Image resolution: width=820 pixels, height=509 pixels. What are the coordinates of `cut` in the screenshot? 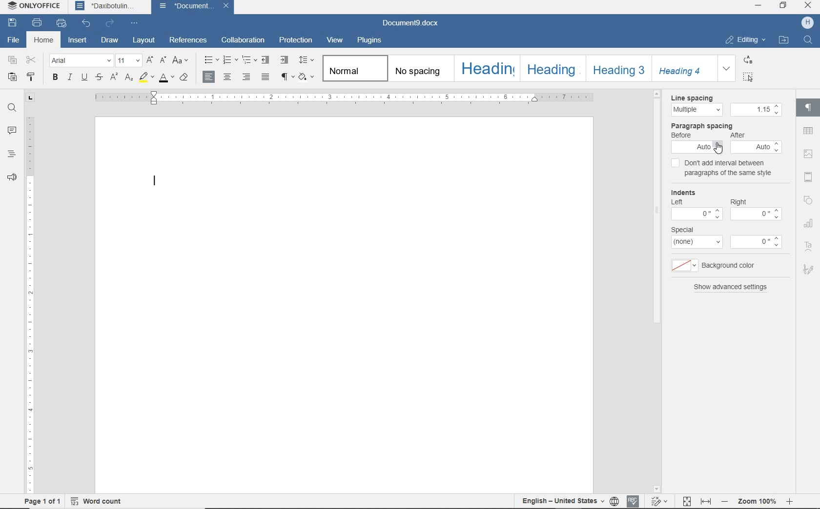 It's located at (33, 60).